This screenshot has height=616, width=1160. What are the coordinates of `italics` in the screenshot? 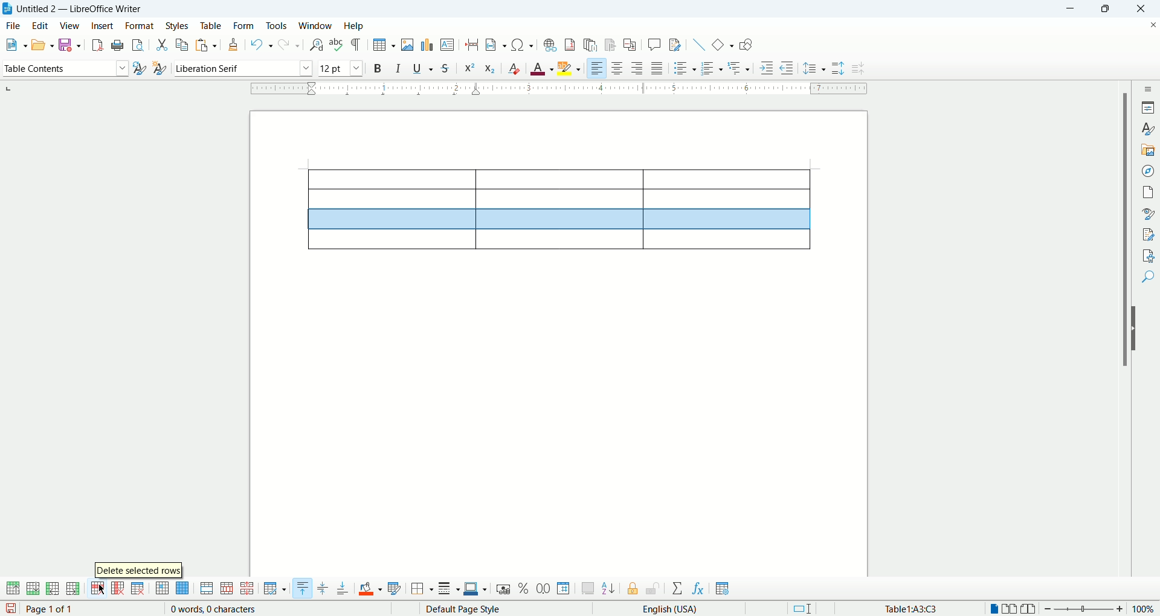 It's located at (397, 68).